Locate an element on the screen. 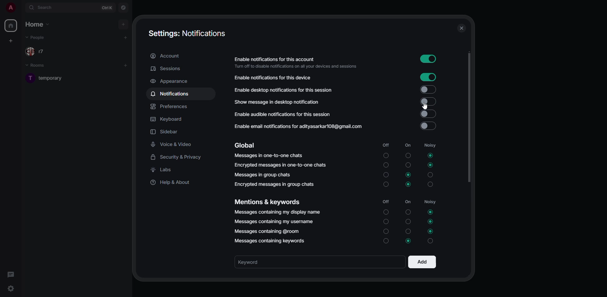  messages containing keywords is located at coordinates (270, 241).